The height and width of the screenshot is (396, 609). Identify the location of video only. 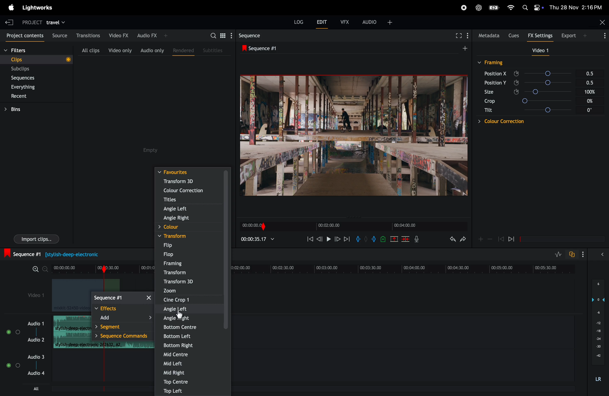
(119, 50).